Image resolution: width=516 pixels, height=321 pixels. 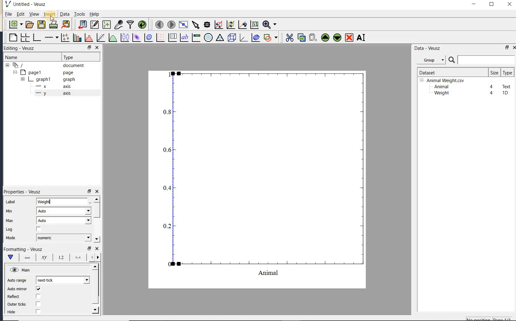 I want to click on arrange graphs in a grid, so click(x=25, y=38).